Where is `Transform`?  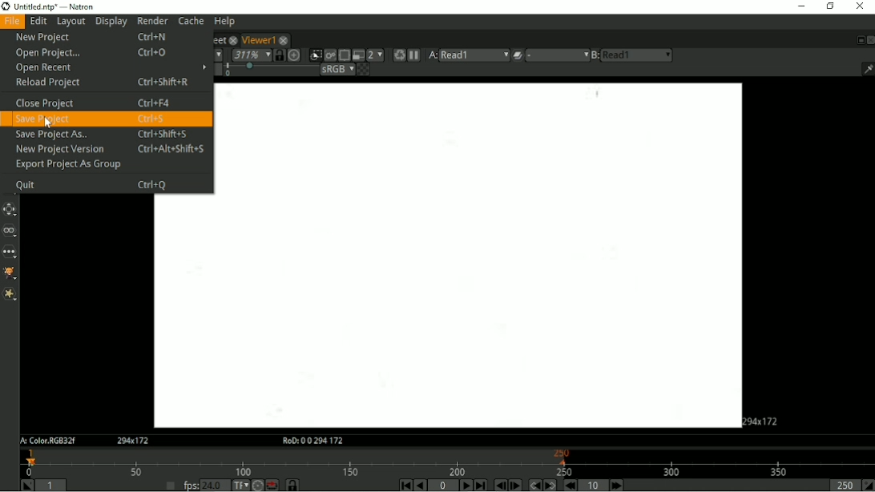
Transform is located at coordinates (10, 210).